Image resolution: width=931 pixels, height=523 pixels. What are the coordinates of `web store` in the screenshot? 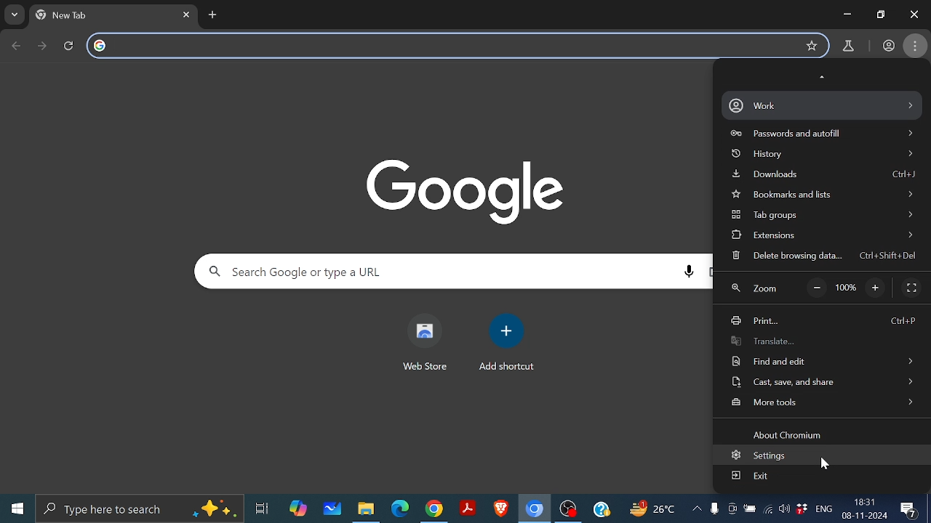 It's located at (423, 368).